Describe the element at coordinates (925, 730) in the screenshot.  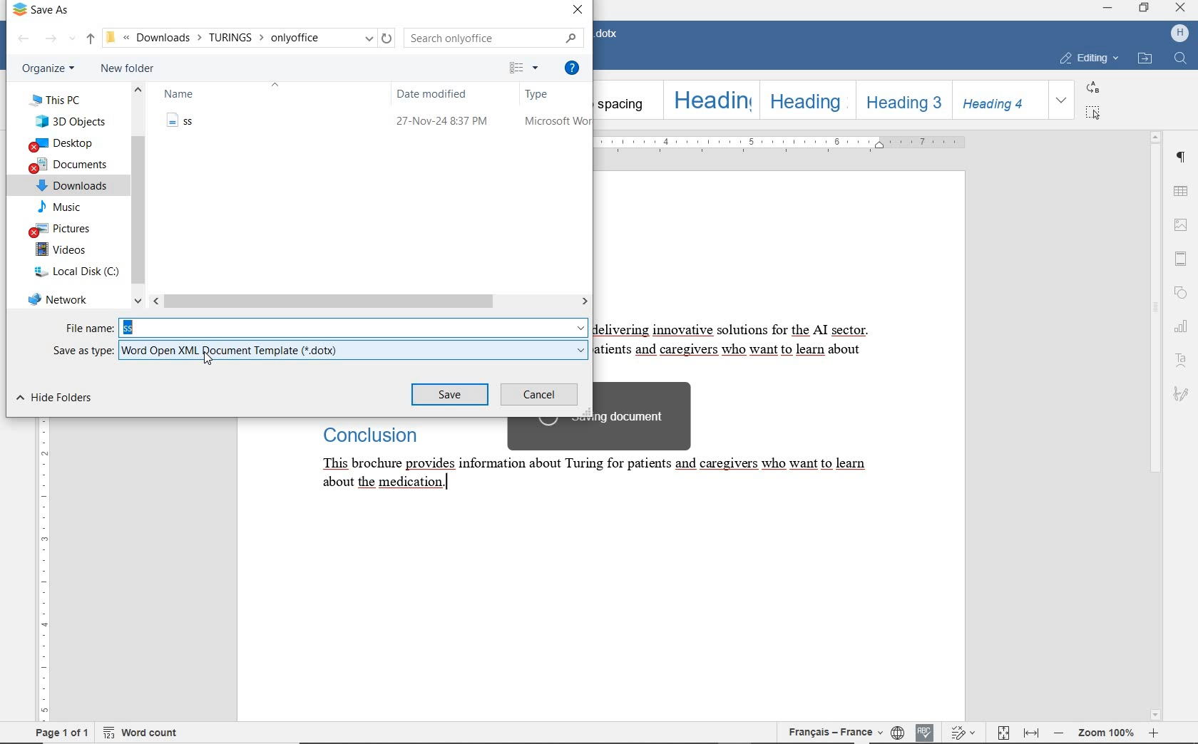
I see `SPELL CHECKING` at that location.